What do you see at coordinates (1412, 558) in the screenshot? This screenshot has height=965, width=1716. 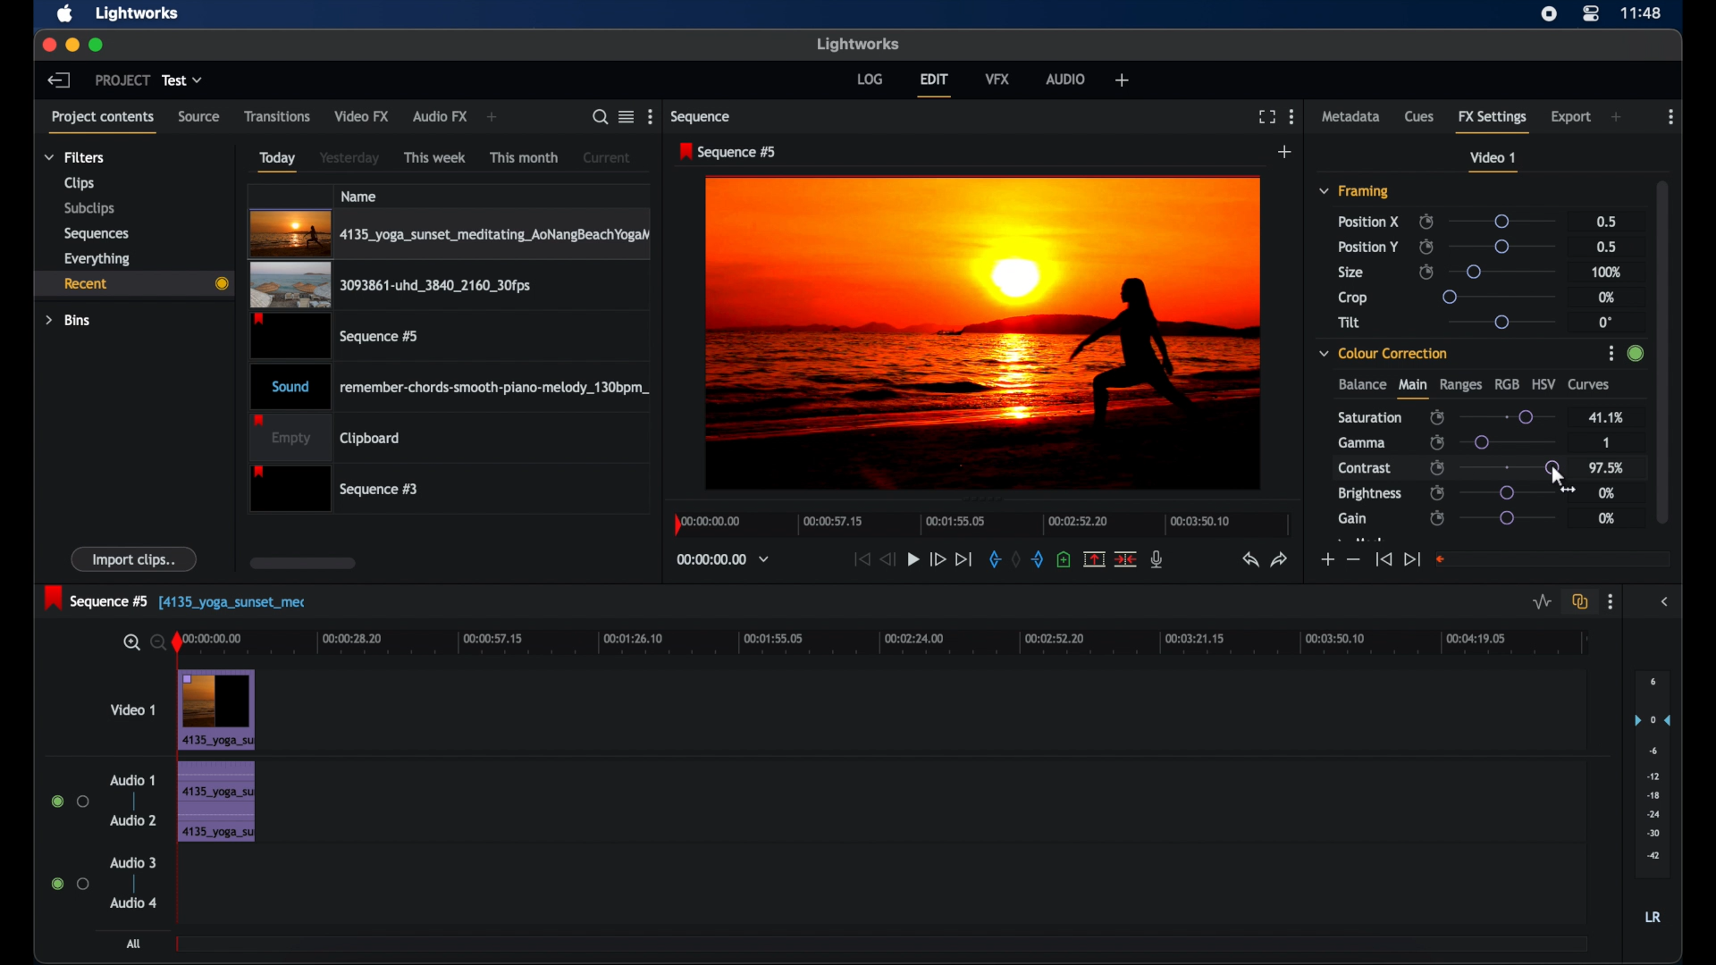 I see `jump to end` at bounding box center [1412, 558].